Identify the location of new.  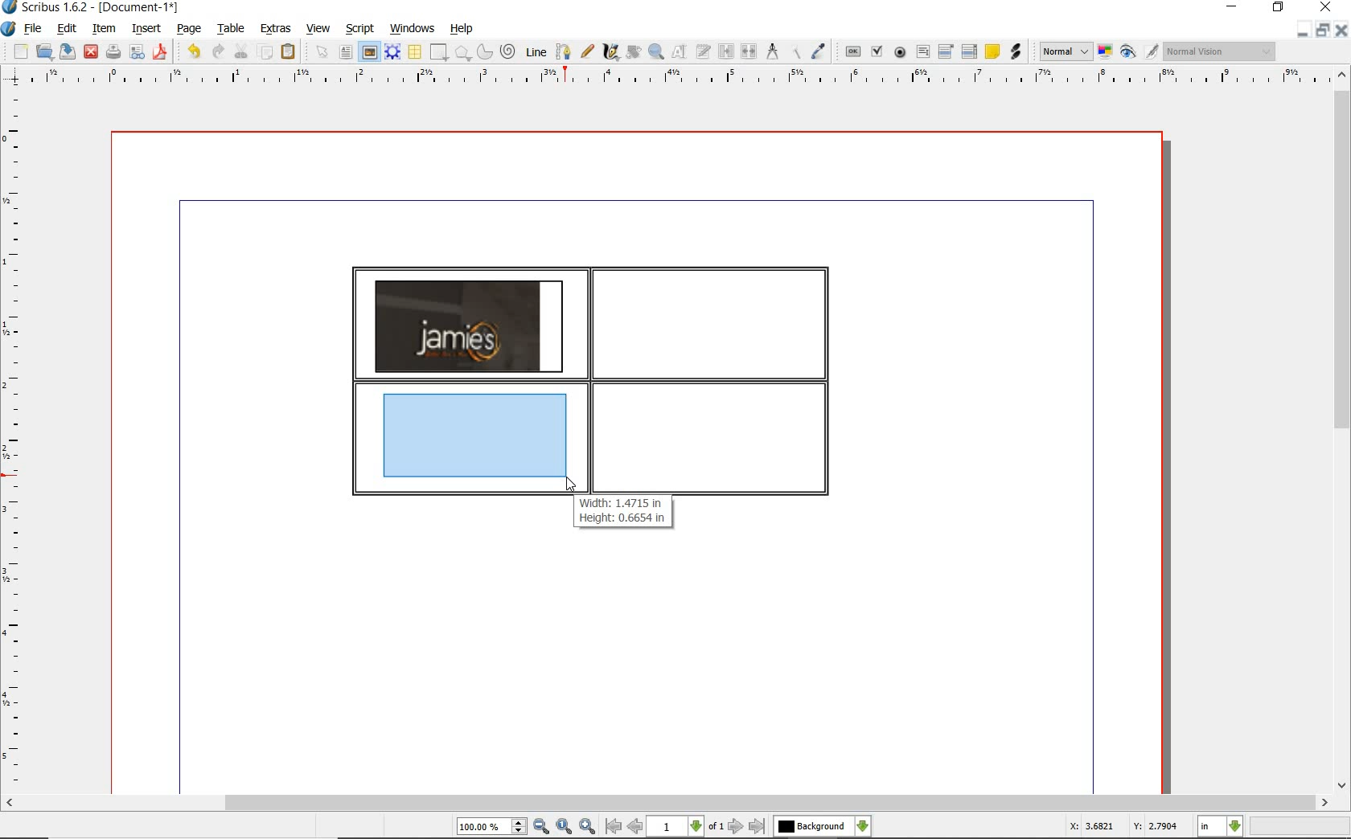
(21, 53).